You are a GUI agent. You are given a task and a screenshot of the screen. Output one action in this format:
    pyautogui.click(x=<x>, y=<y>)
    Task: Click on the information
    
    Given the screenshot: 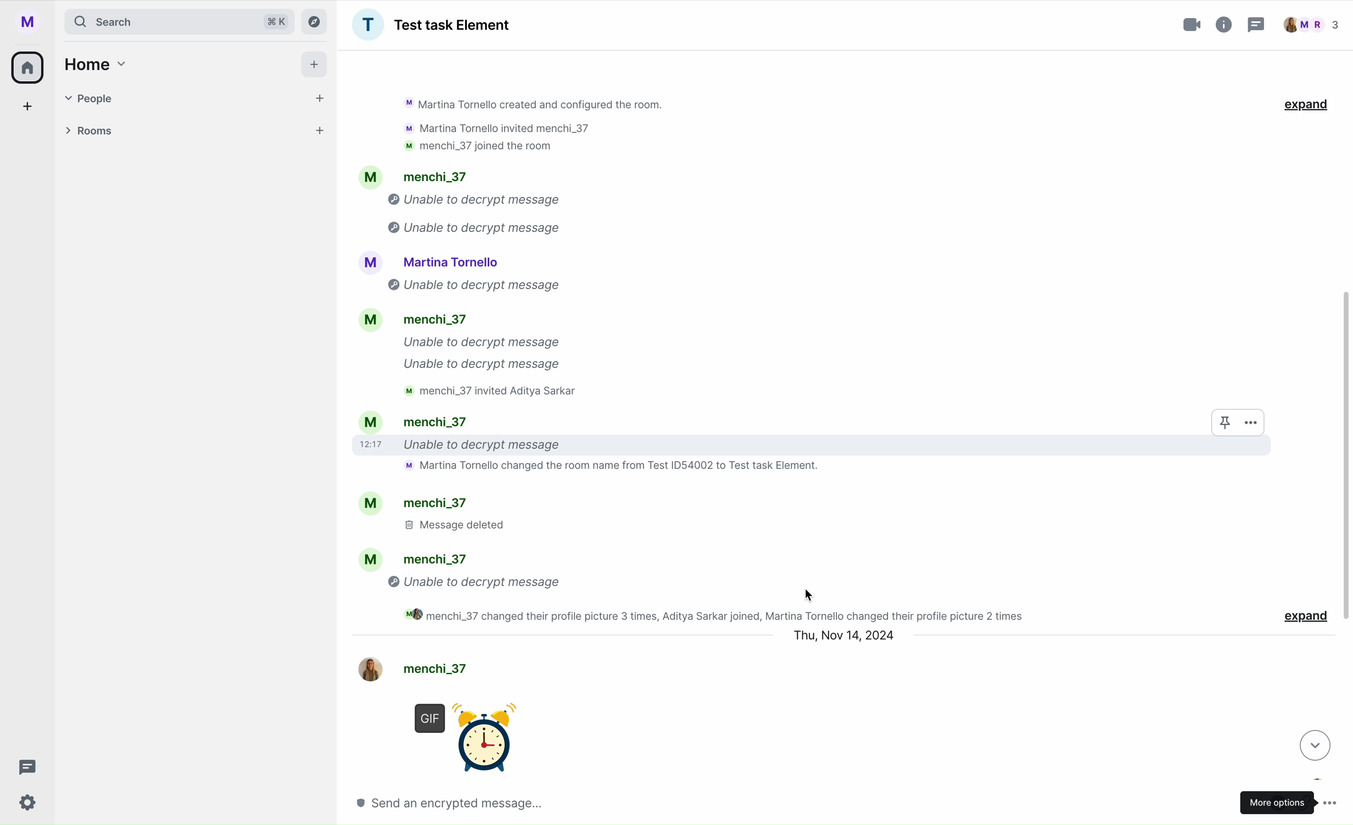 What is the action you would take?
    pyautogui.click(x=1225, y=23)
    